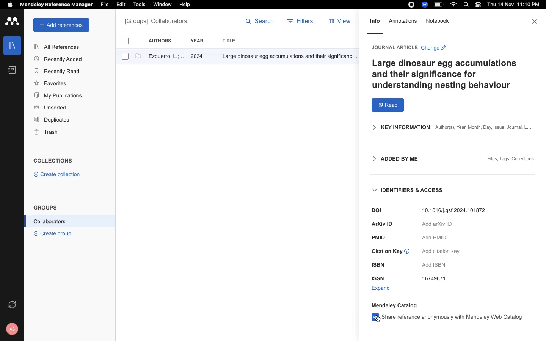  I want to click on date and time, so click(512, 5).